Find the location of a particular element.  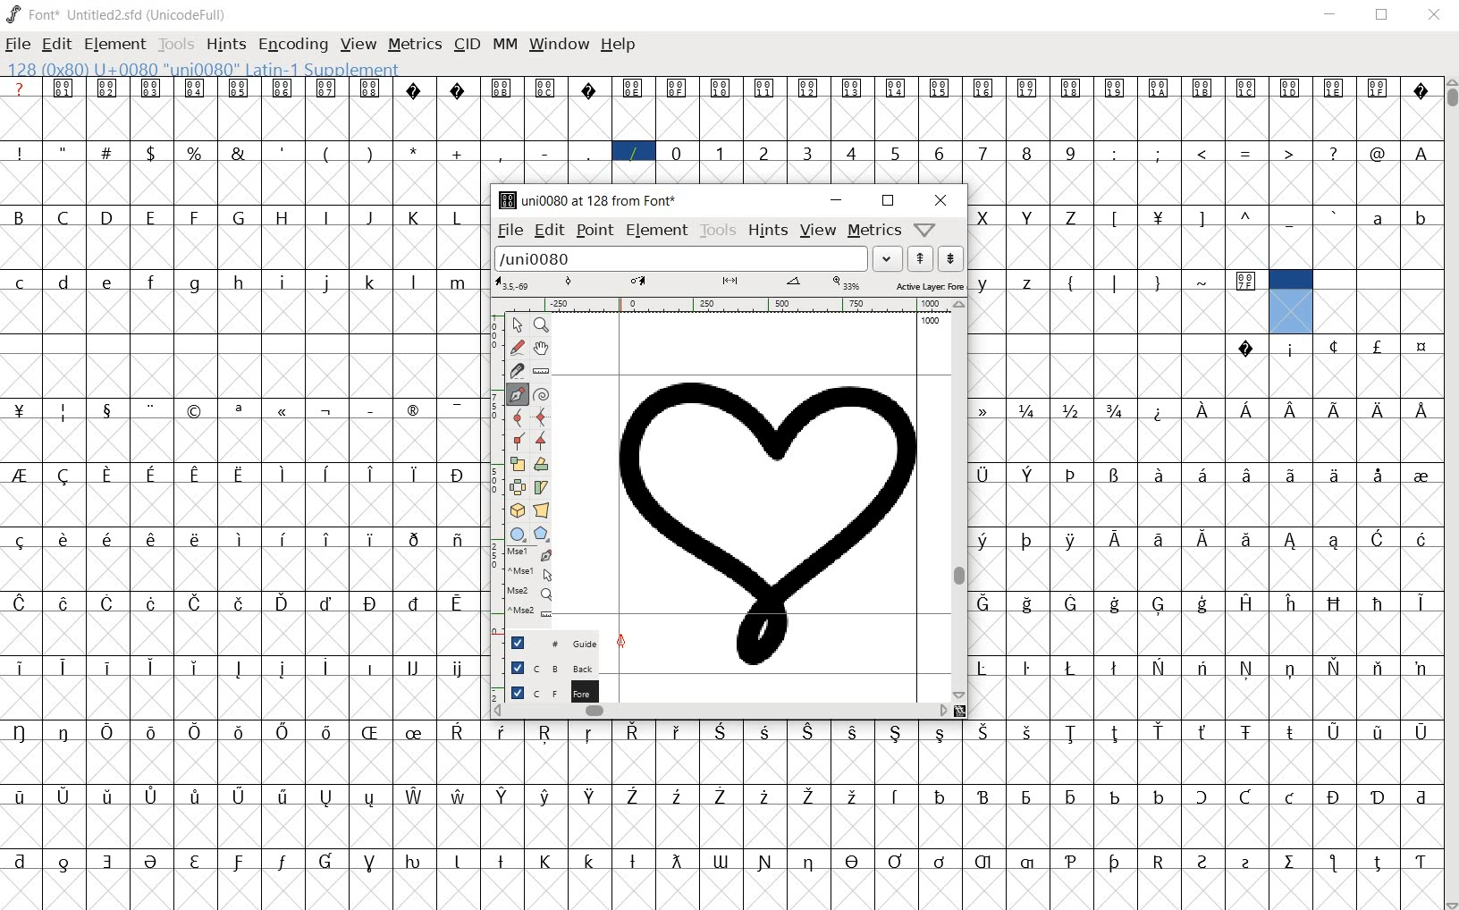

glyph is located at coordinates (1290, 797).